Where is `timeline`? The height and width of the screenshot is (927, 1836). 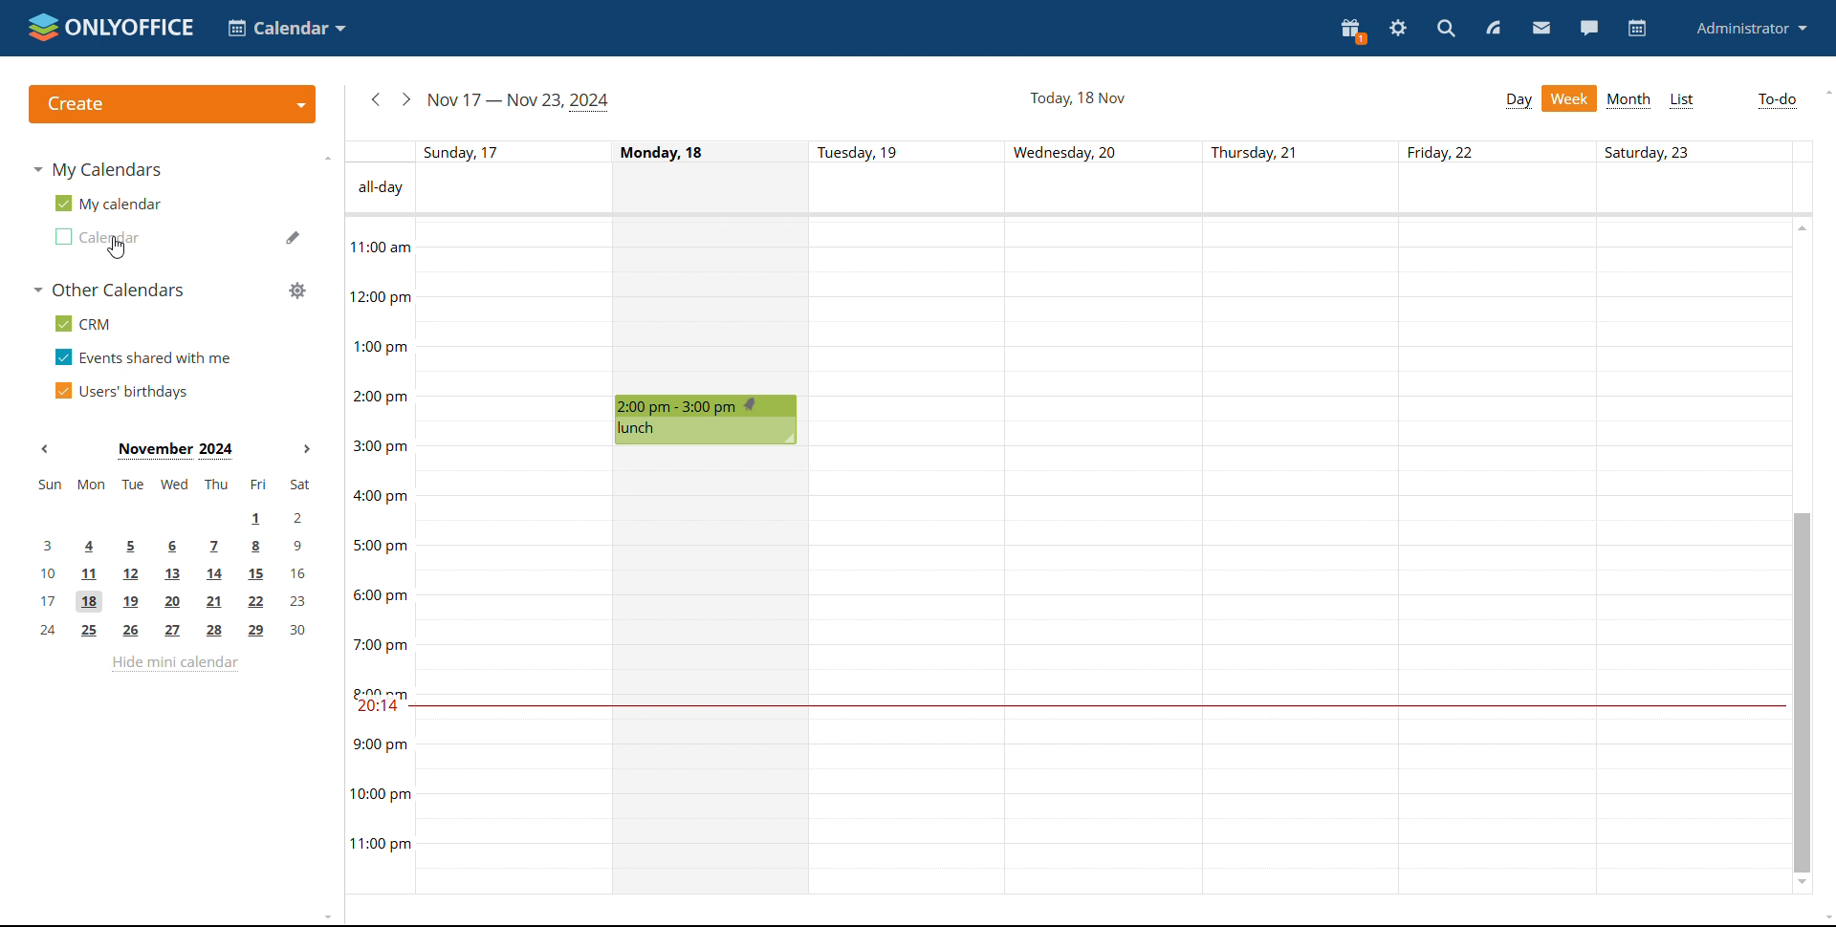
timeline is located at coordinates (379, 554).